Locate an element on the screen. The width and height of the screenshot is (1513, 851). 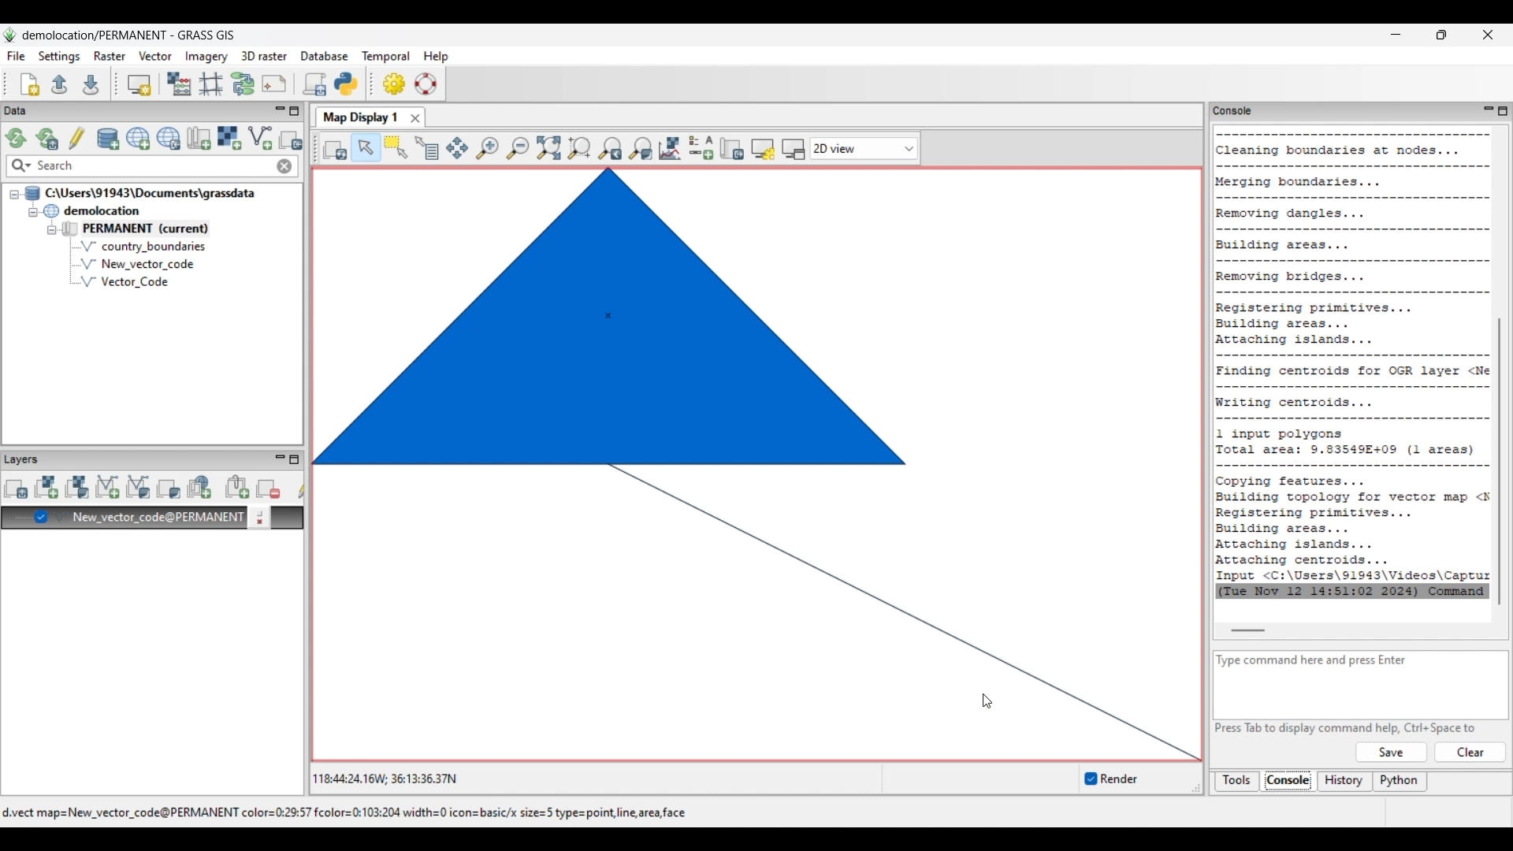
Create new project (location) to current GRASS database is located at coordinates (139, 139).